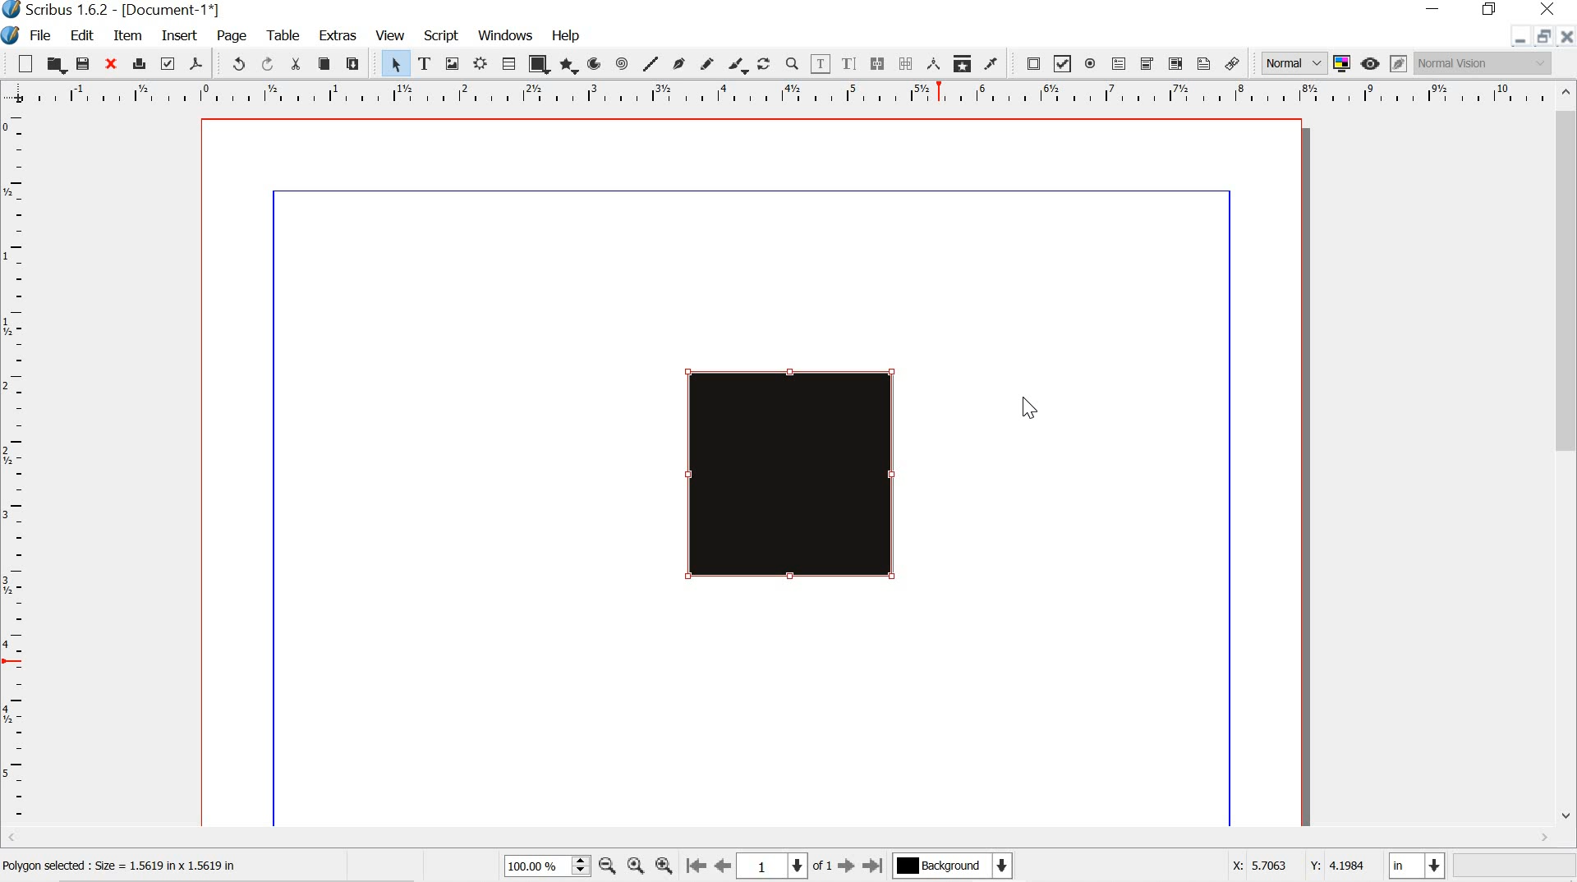 The height and width of the screenshot is (882, 1577). I want to click on normal, so click(1293, 62).